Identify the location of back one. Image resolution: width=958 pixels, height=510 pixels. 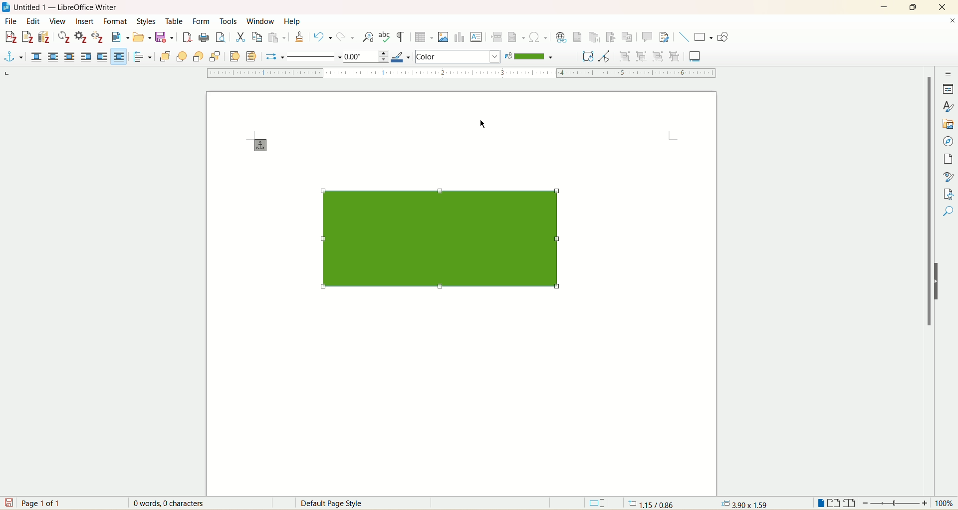
(198, 56).